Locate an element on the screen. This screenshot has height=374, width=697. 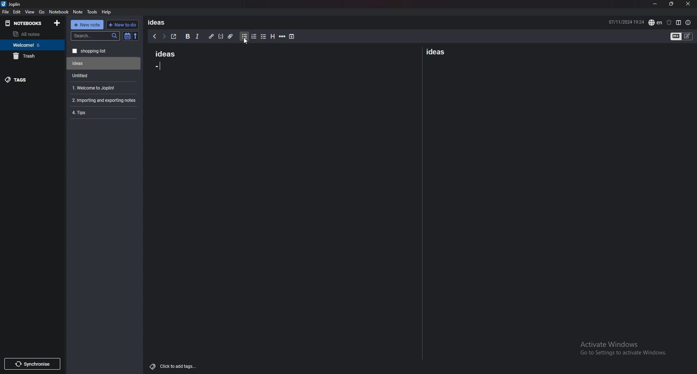
set alarm is located at coordinates (669, 22).